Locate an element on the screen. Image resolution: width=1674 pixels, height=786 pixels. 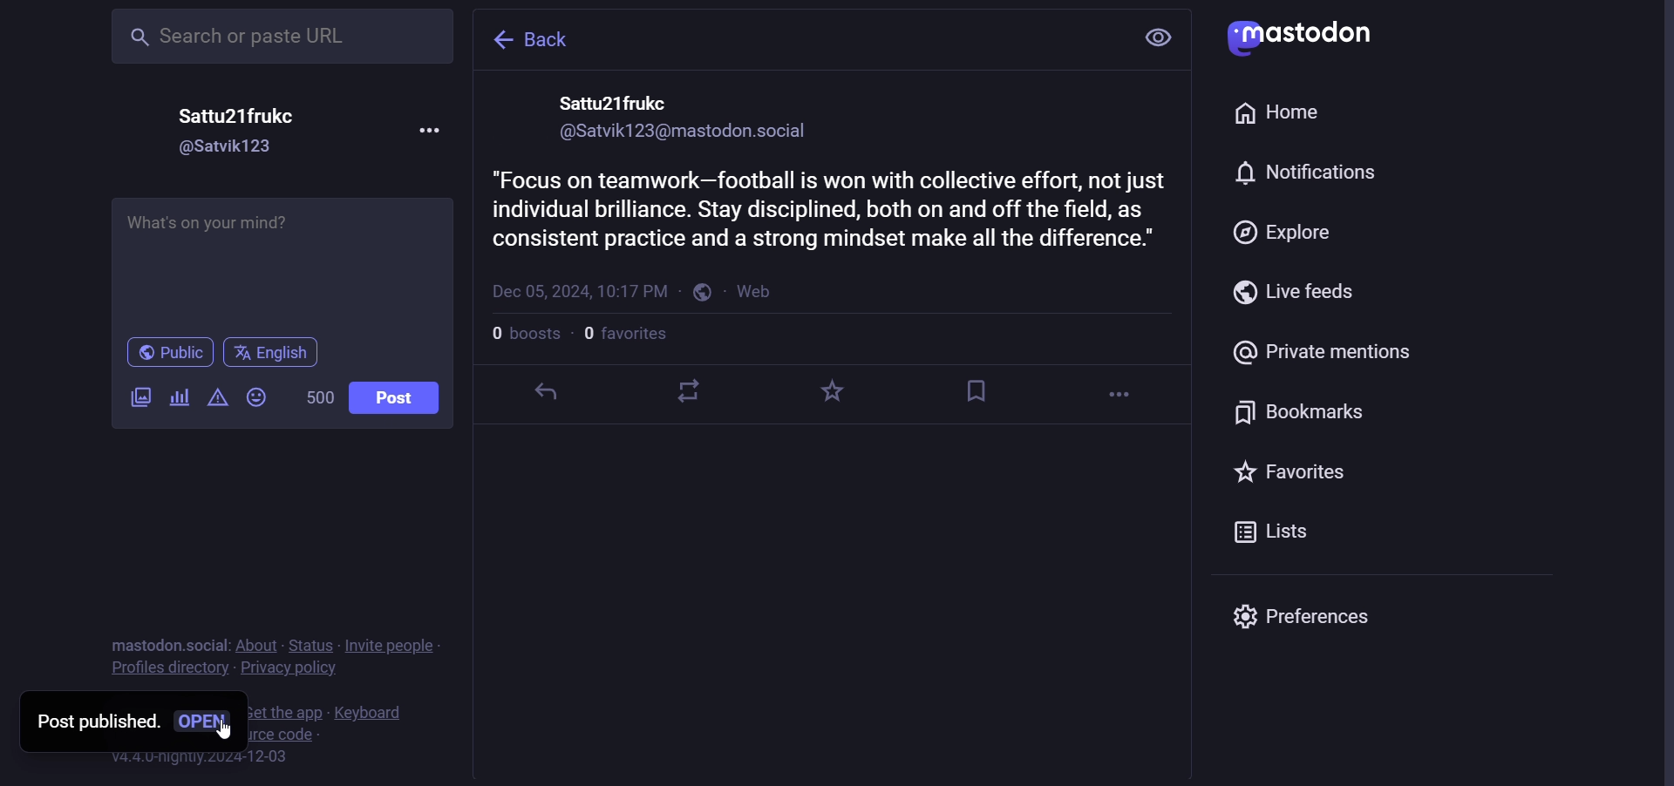
profiles is located at coordinates (165, 670).